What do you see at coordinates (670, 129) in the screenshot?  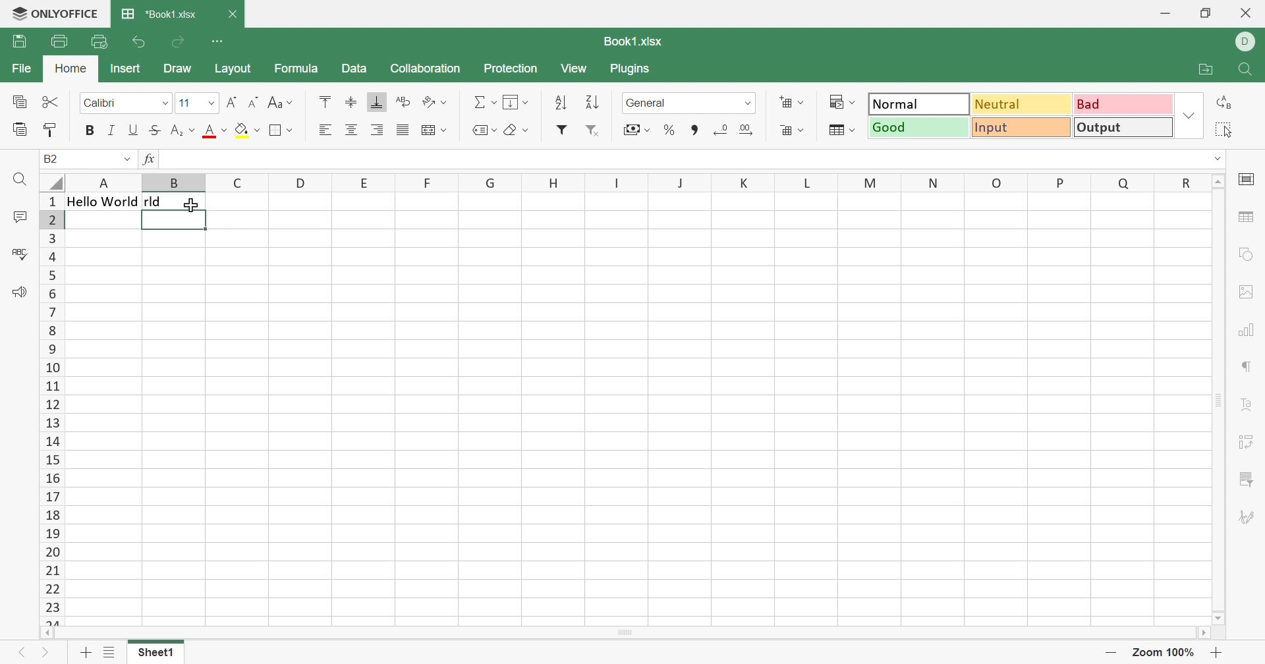 I see `Percent style` at bounding box center [670, 129].